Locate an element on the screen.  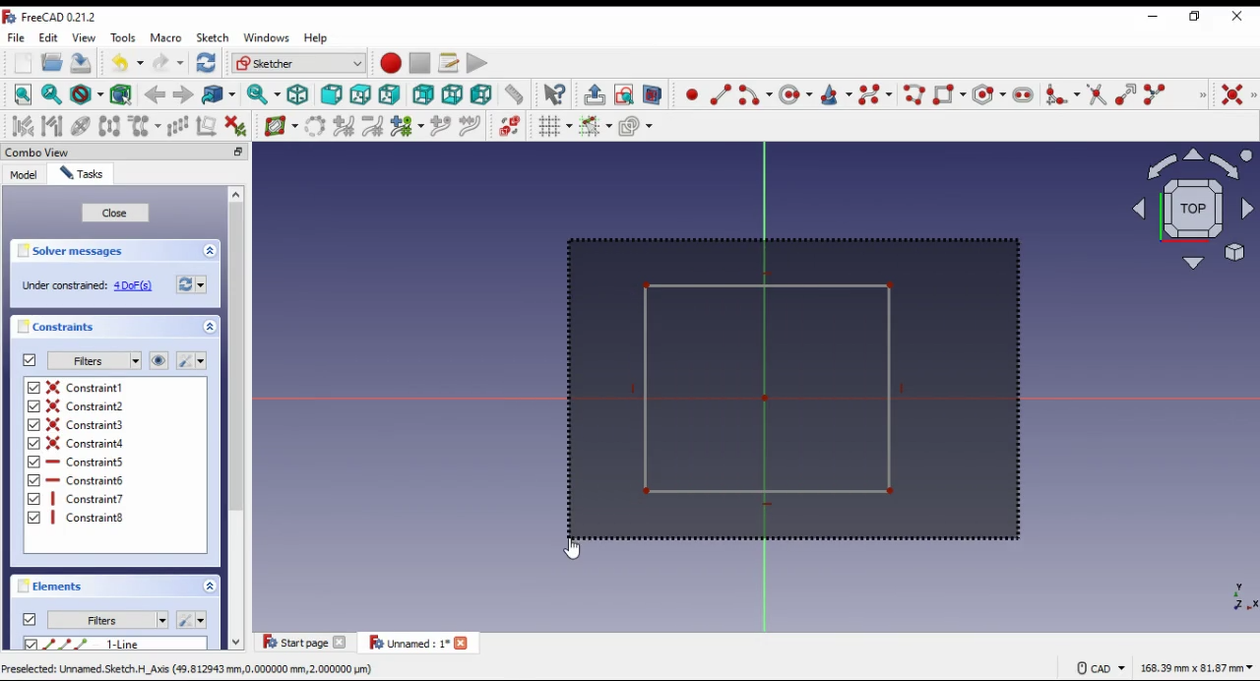
modify knot multiplicity is located at coordinates (407, 125).